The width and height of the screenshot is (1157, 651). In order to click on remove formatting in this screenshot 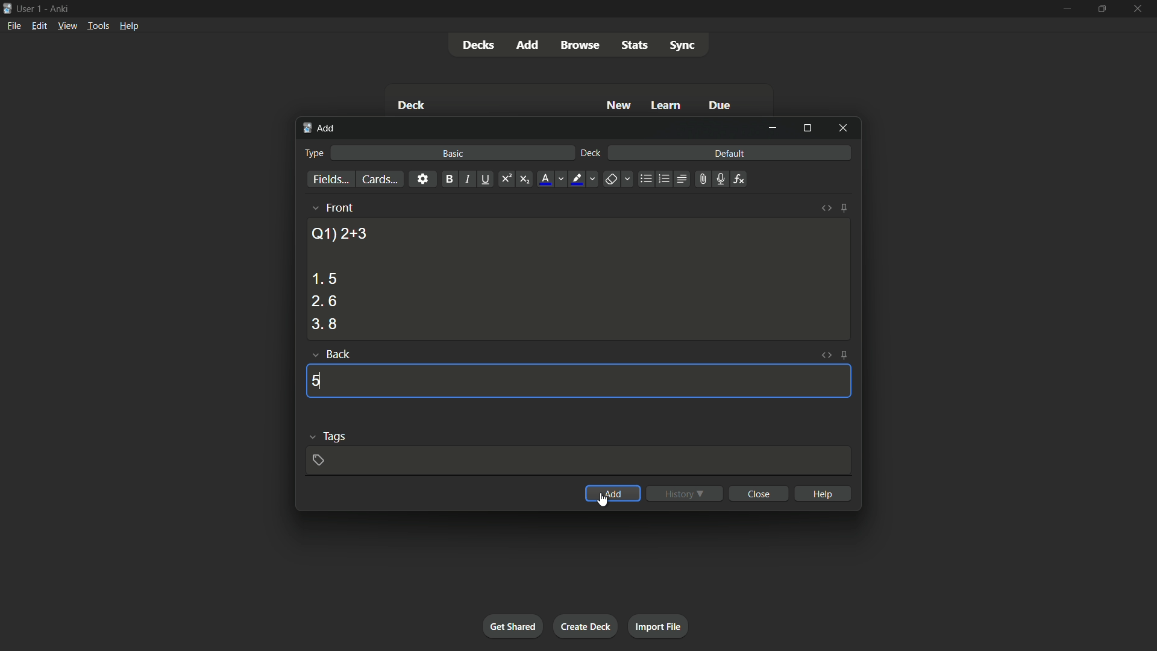, I will do `click(611, 180)`.